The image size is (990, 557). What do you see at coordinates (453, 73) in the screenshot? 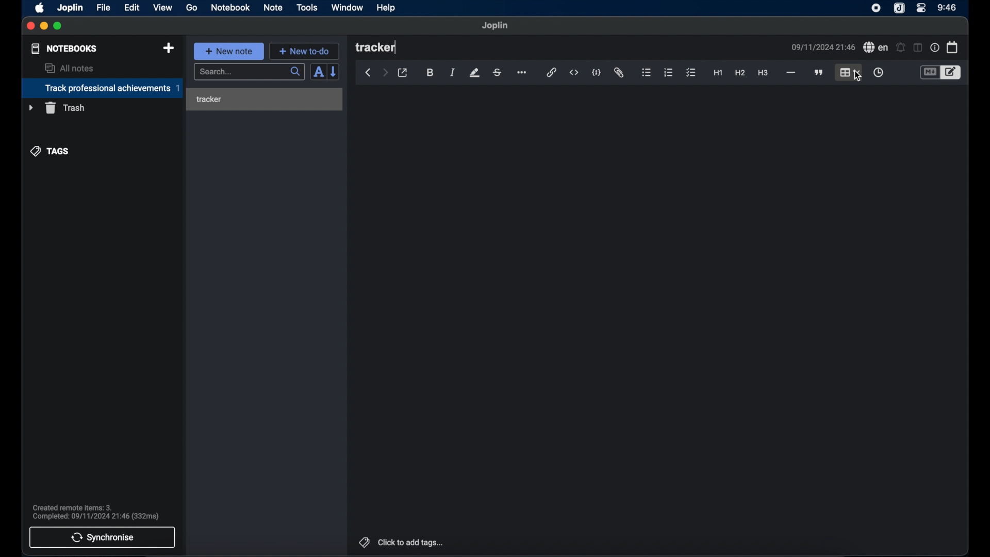
I see `italic` at bounding box center [453, 73].